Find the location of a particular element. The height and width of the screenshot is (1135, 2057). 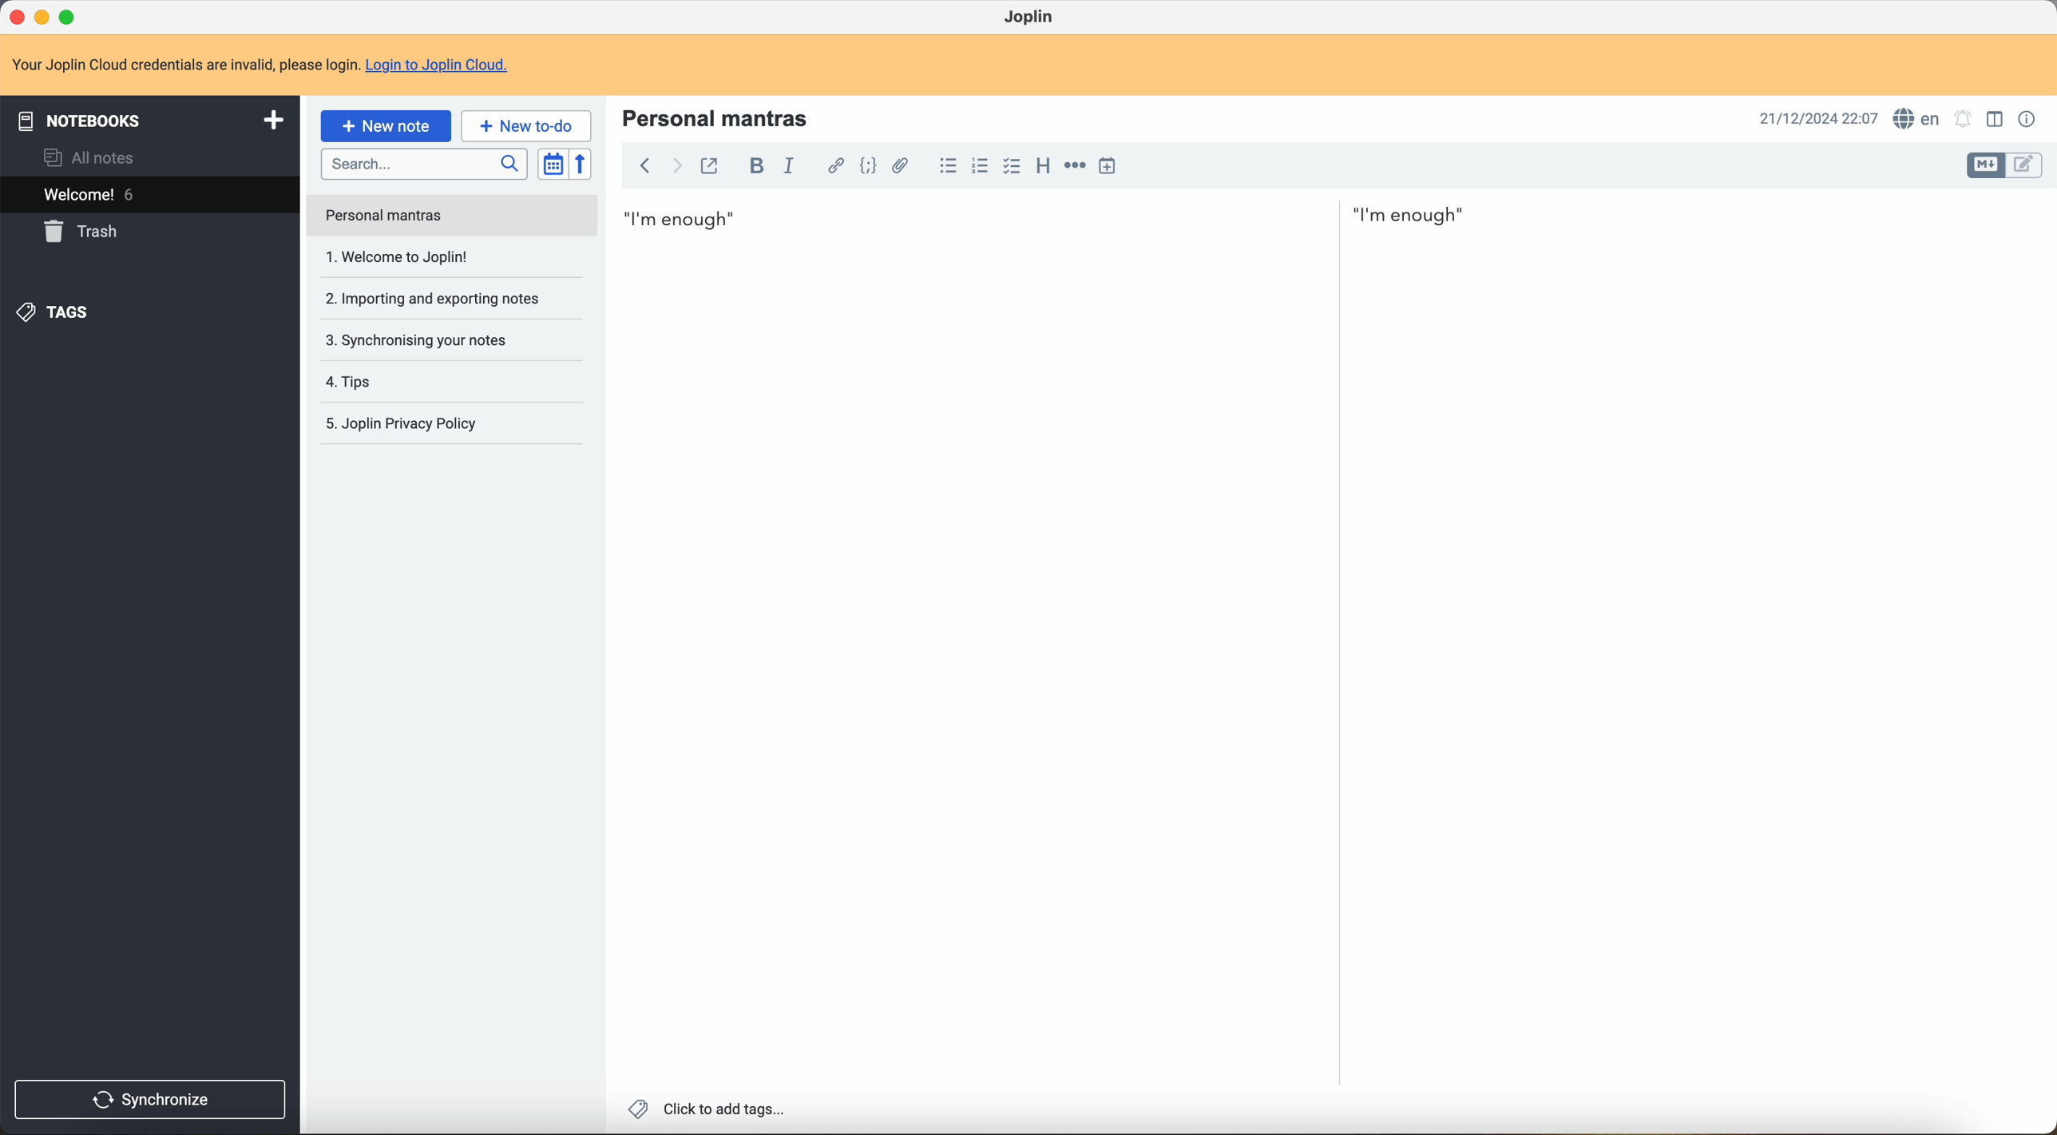

toggle edit layout is located at coordinates (1988, 166).